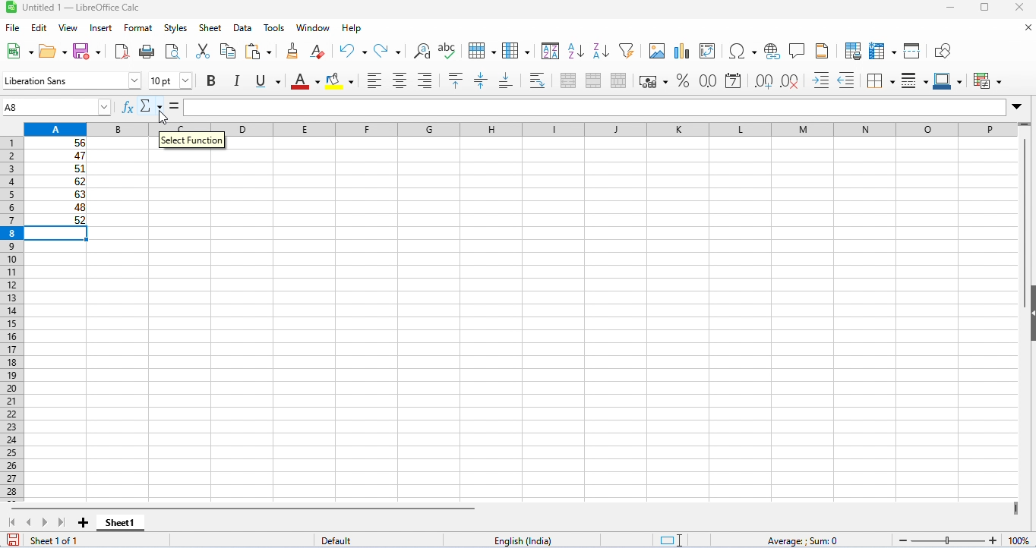  Describe the element at coordinates (192, 143) in the screenshot. I see `select function dialog box` at that location.